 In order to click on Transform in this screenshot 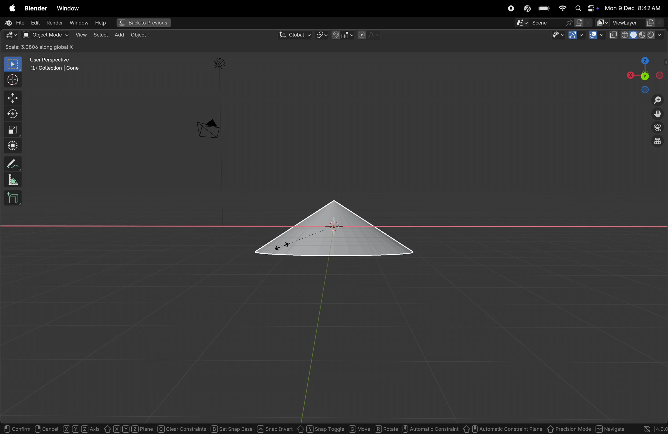, I will do `click(12, 145)`.